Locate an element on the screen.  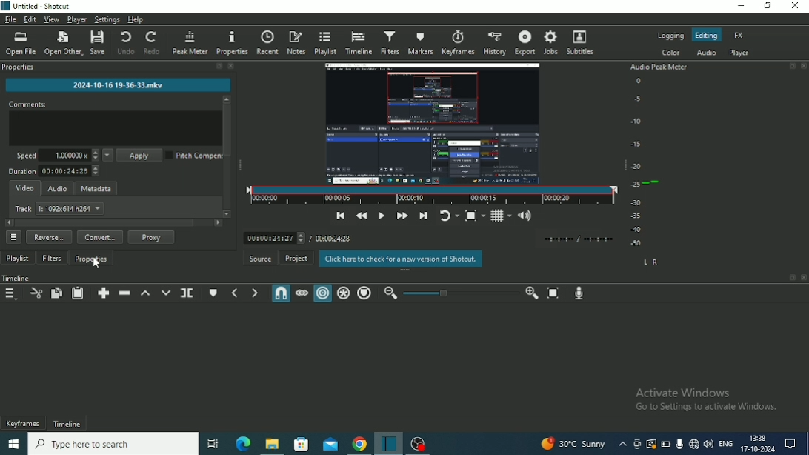
Title is located at coordinates (36, 6).